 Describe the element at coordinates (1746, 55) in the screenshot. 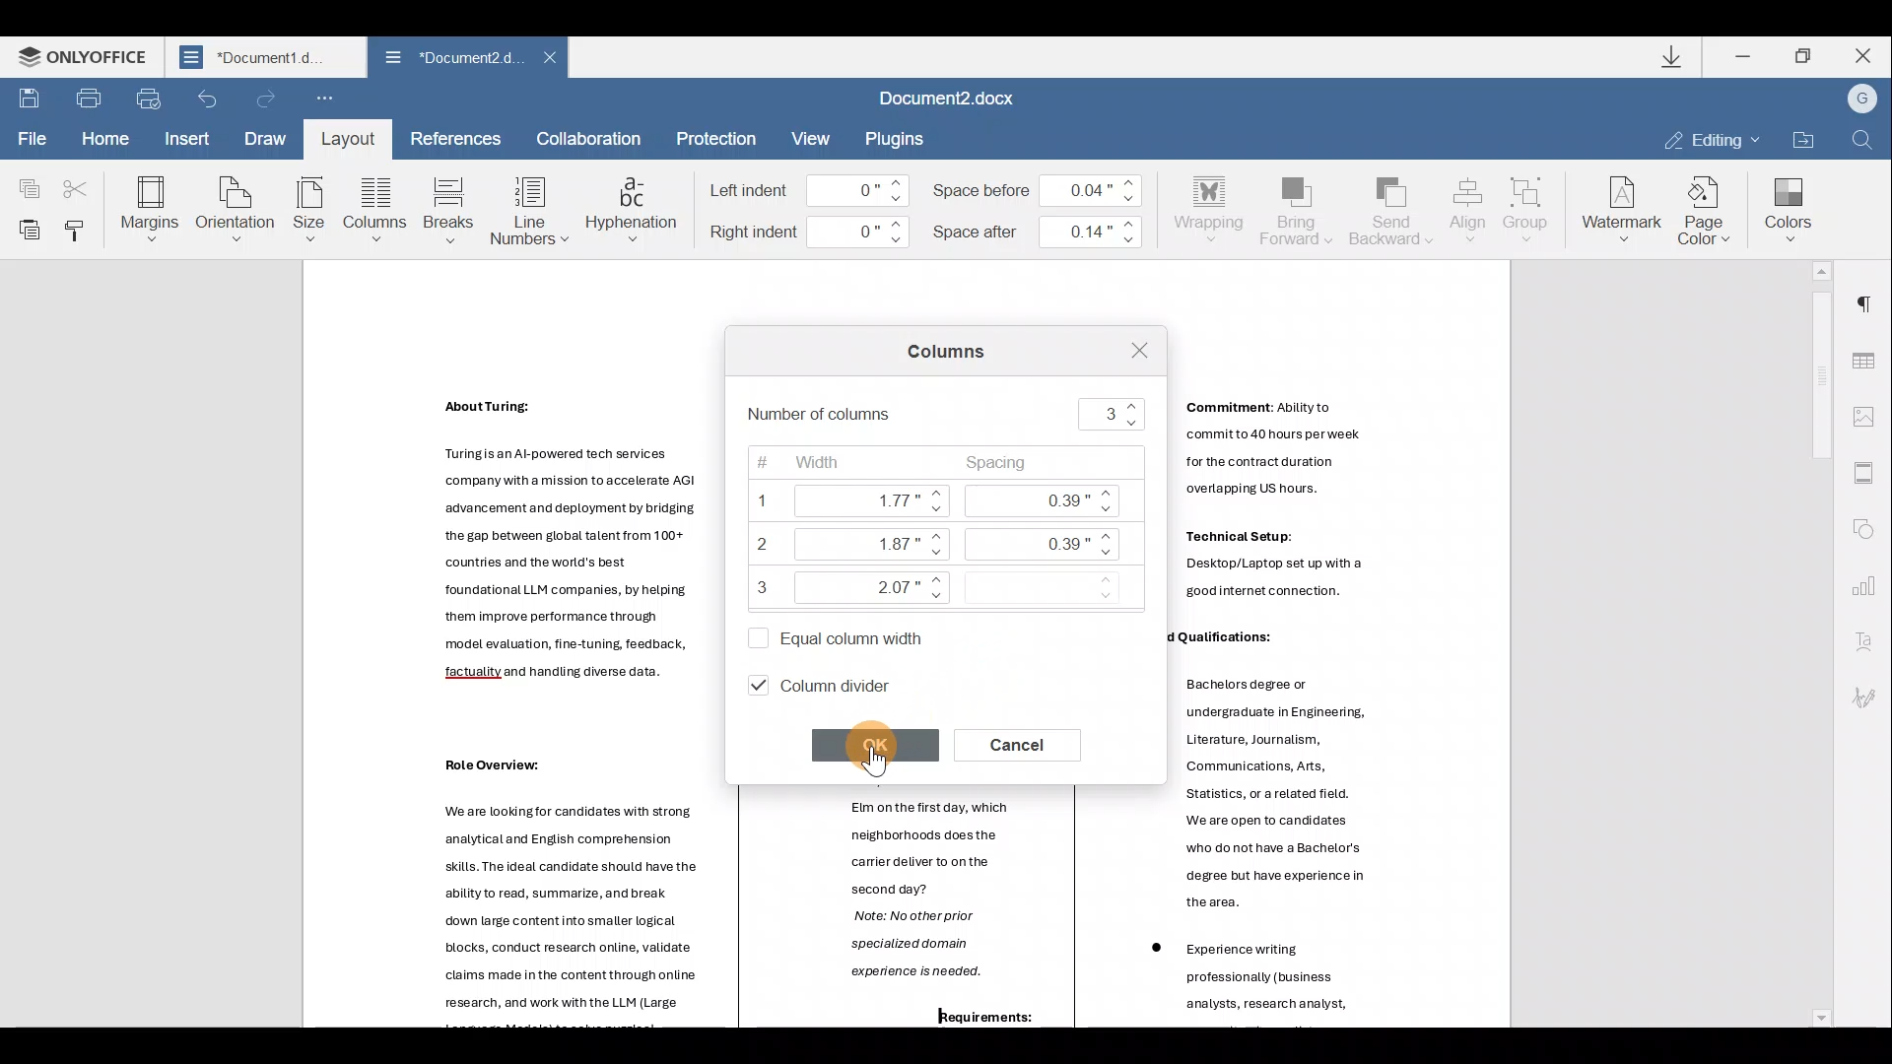

I see `Minimize` at that location.